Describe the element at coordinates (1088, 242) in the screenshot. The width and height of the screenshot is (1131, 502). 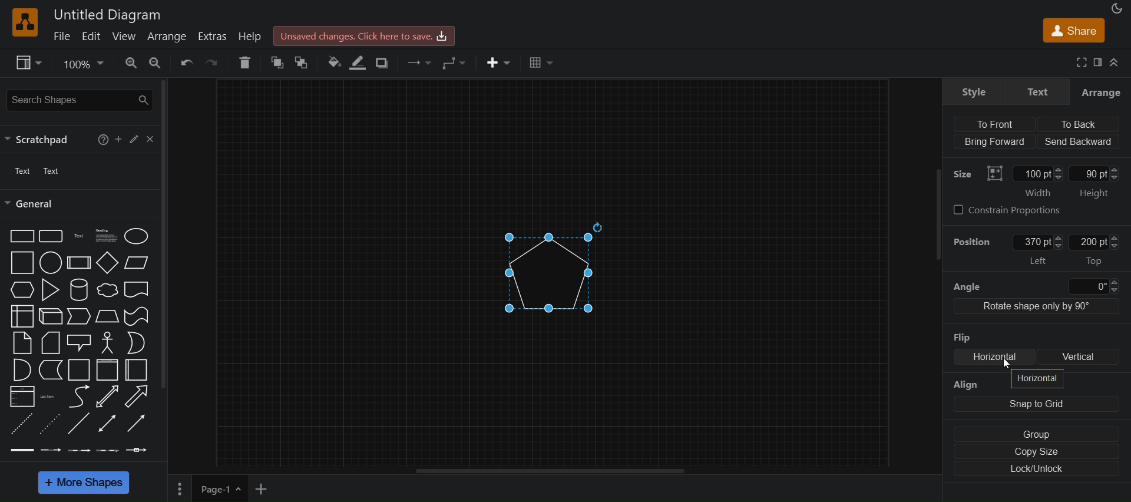
I see `Manually input top position` at that location.